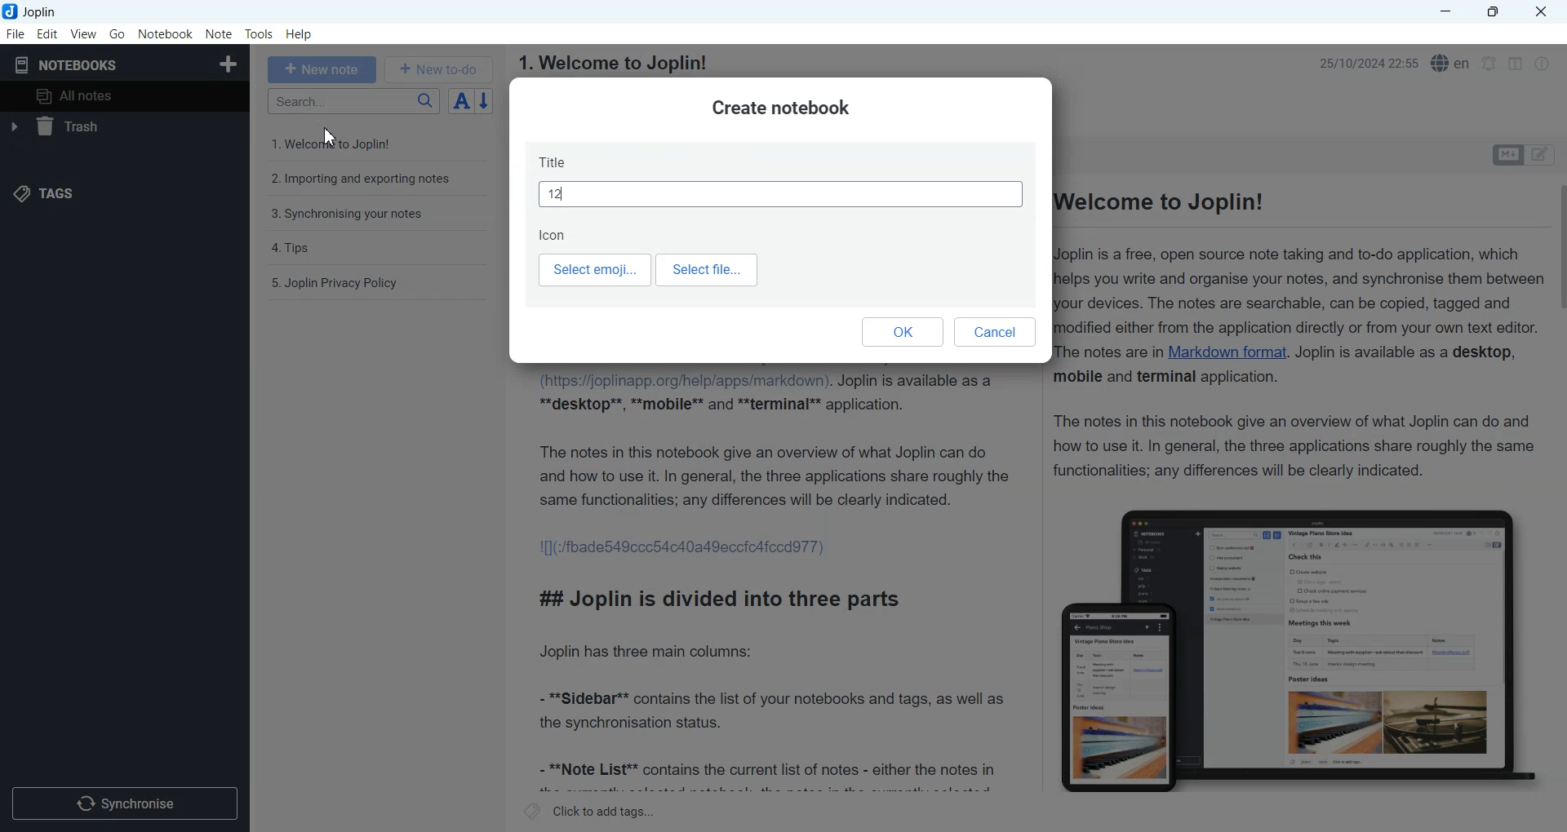 This screenshot has height=832, width=1567. What do you see at coordinates (1489, 64) in the screenshot?
I see `Set timer` at bounding box center [1489, 64].